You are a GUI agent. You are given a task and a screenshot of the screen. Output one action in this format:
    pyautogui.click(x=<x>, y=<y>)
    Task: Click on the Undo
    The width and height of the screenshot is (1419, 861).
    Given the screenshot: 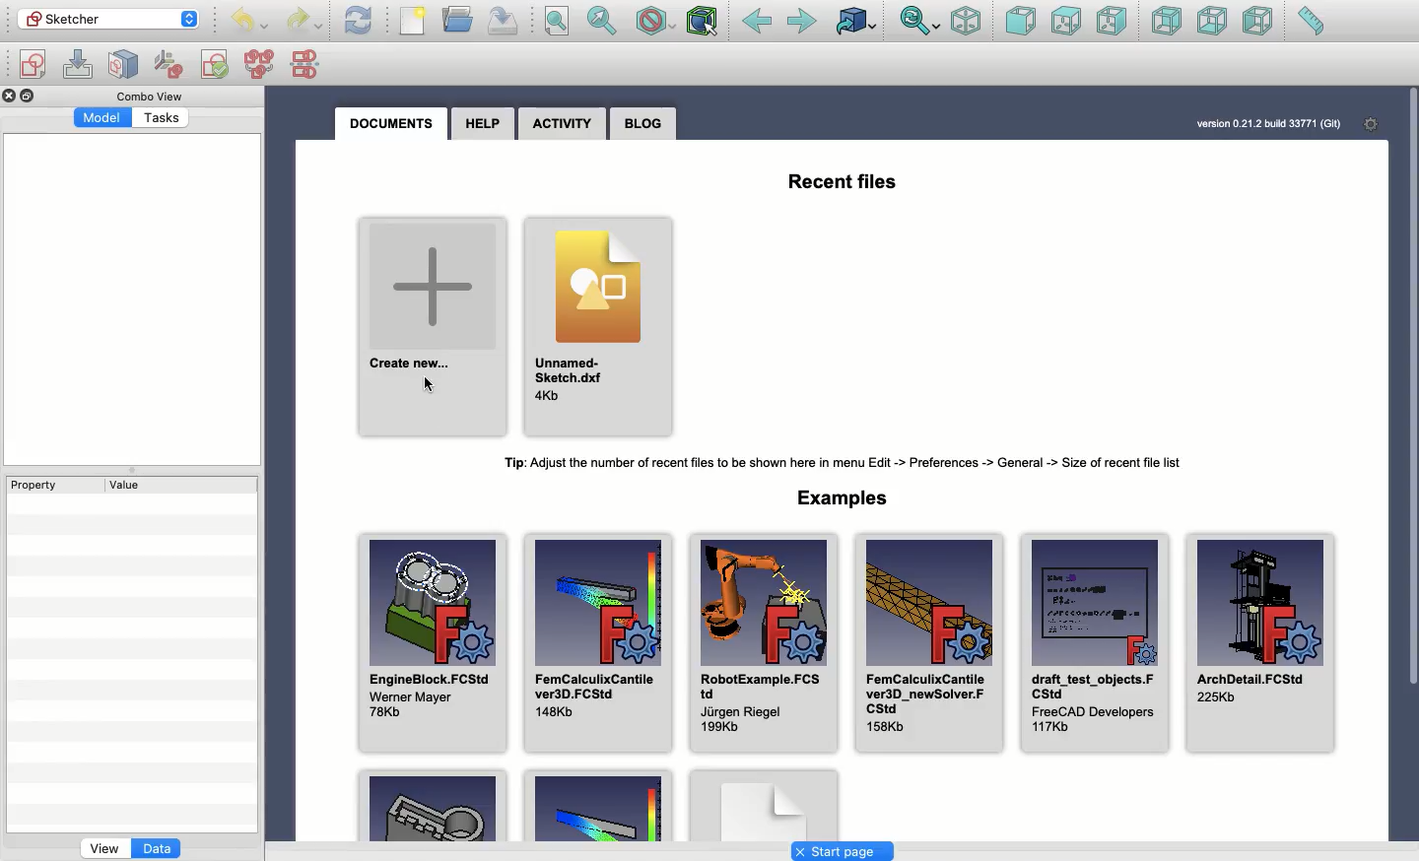 What is the action you would take?
    pyautogui.click(x=252, y=23)
    